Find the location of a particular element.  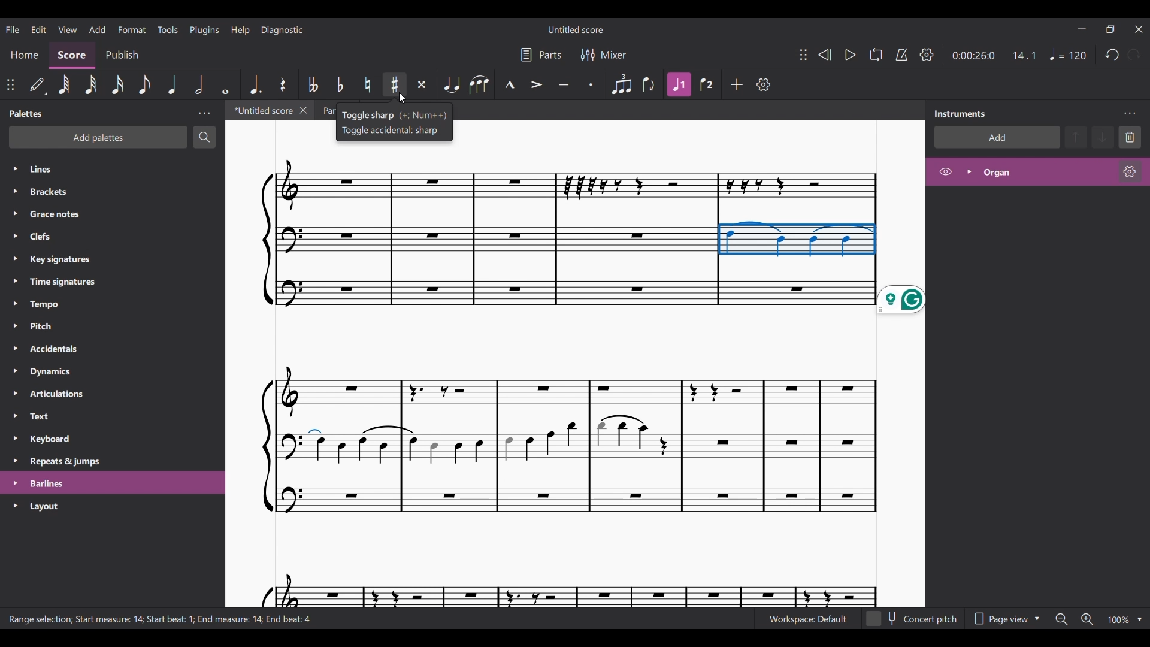

Home section is located at coordinates (24, 55).